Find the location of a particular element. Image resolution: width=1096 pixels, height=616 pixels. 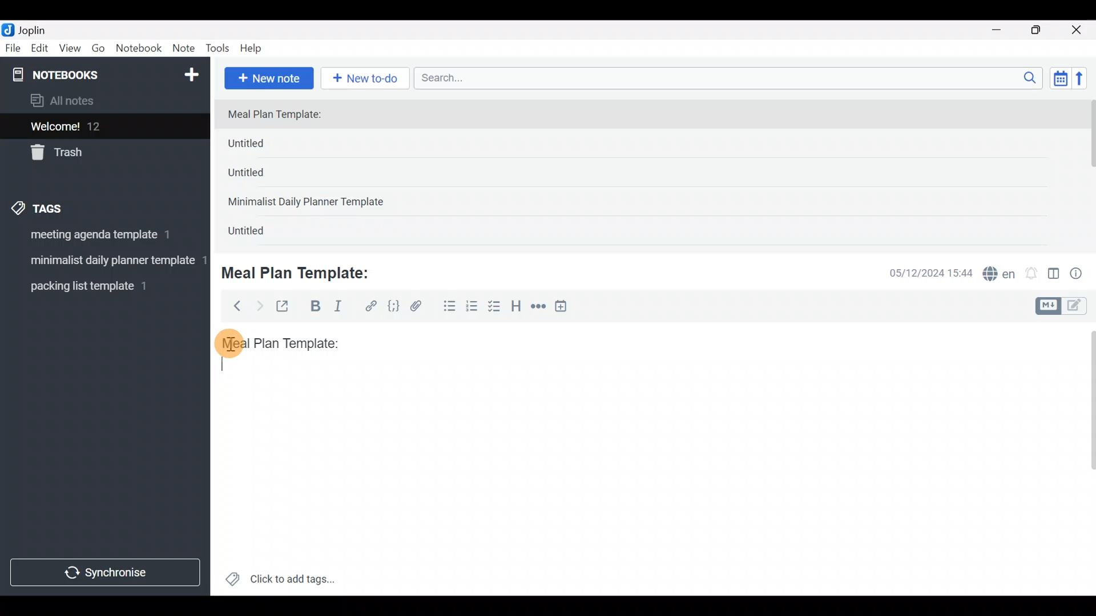

Text editor is located at coordinates (636, 481).